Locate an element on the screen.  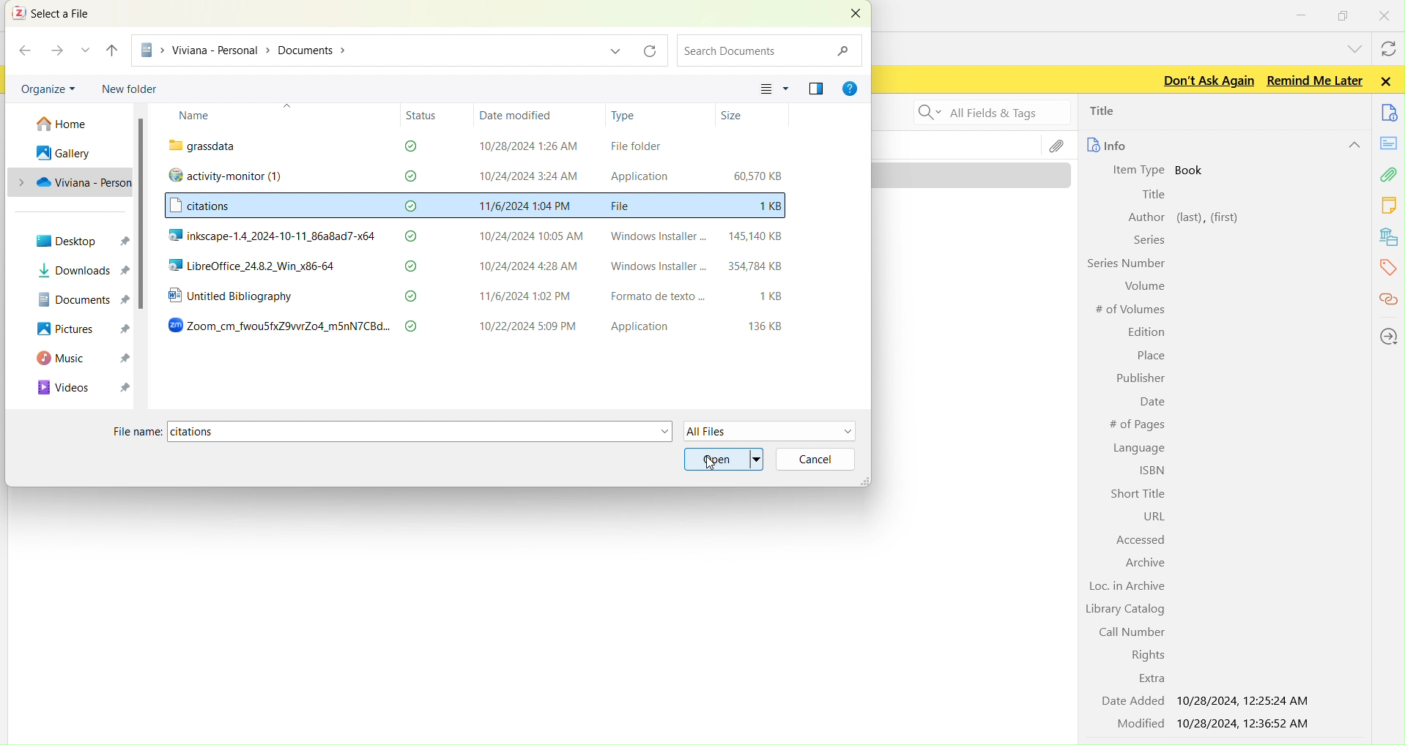
 Zoom_cm_fwouSfxZ9vwrZo4_m5nN7CBd... is located at coordinates (281, 326).